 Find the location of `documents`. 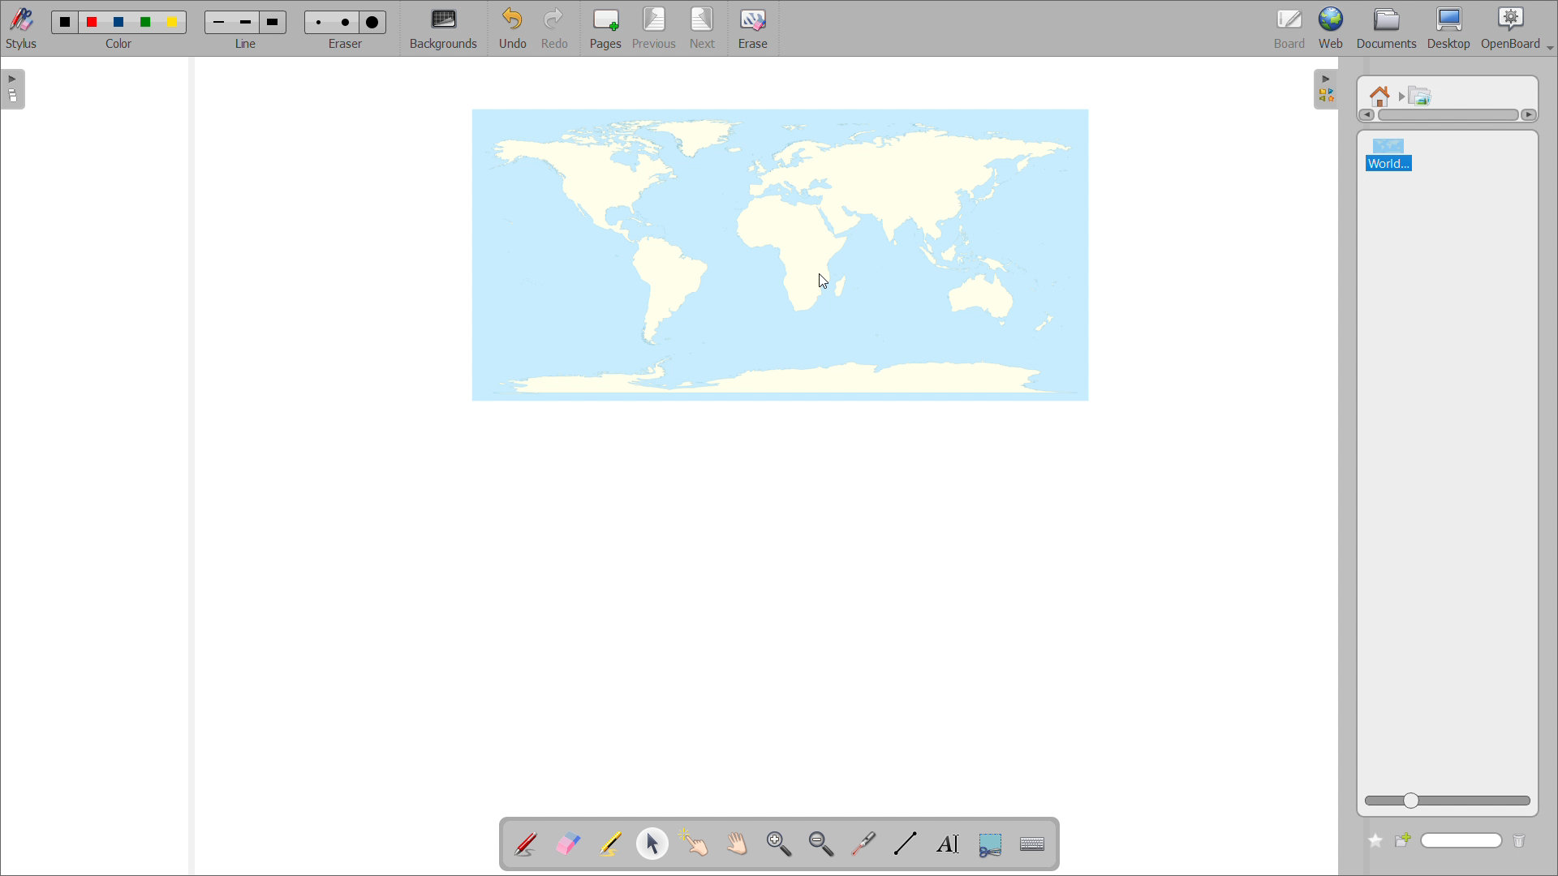

documents is located at coordinates (1387, 28).